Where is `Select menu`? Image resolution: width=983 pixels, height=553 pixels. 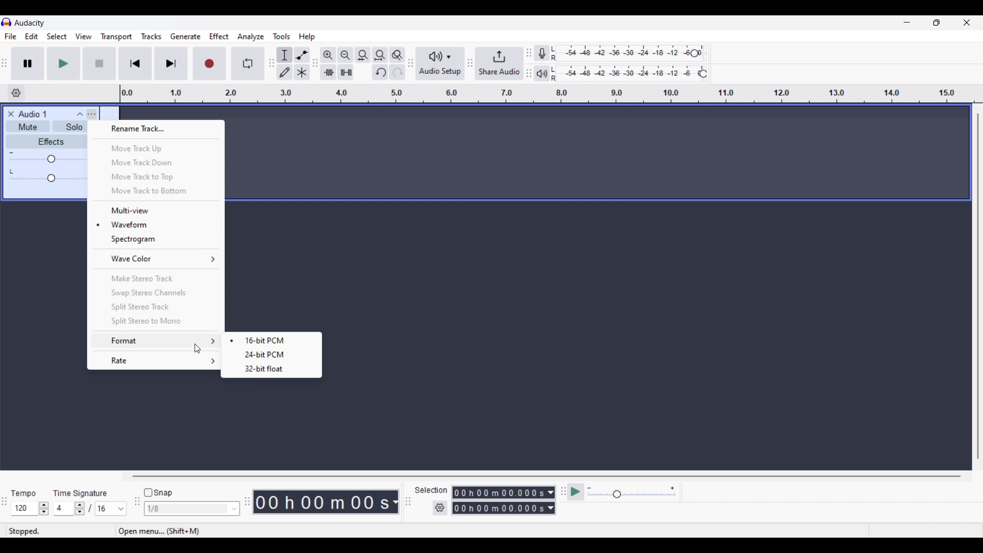 Select menu is located at coordinates (57, 37).